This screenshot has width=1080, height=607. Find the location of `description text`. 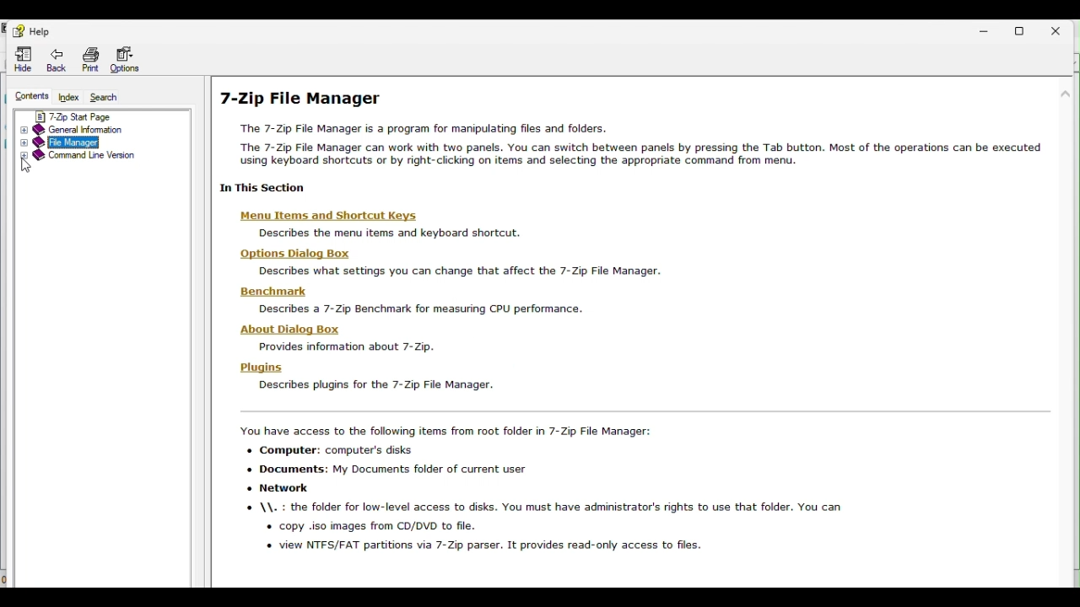

description text is located at coordinates (370, 386).